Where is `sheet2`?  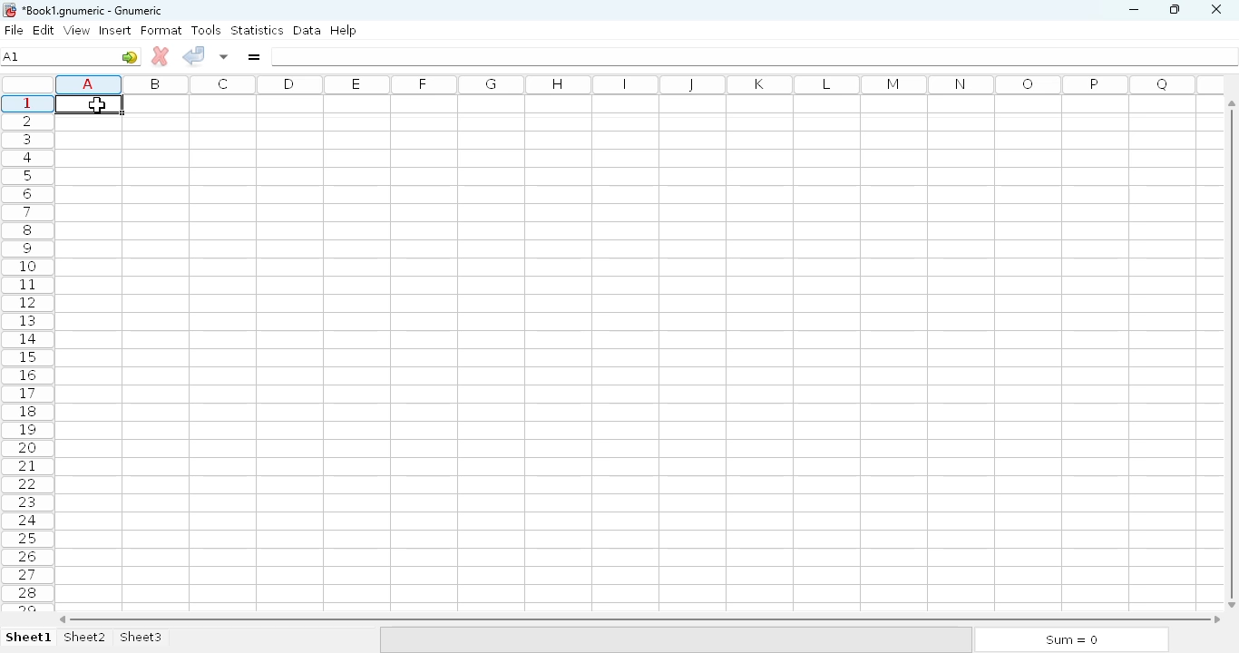
sheet2 is located at coordinates (86, 638).